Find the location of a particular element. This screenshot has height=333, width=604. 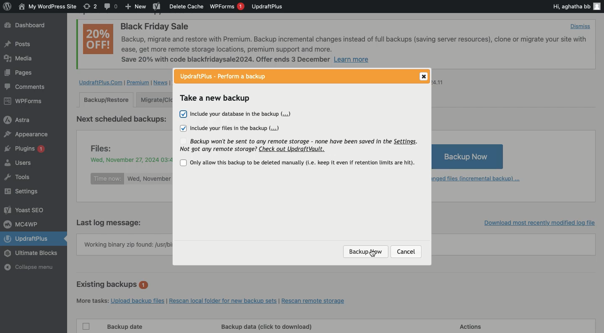

Users is located at coordinates (26, 164).